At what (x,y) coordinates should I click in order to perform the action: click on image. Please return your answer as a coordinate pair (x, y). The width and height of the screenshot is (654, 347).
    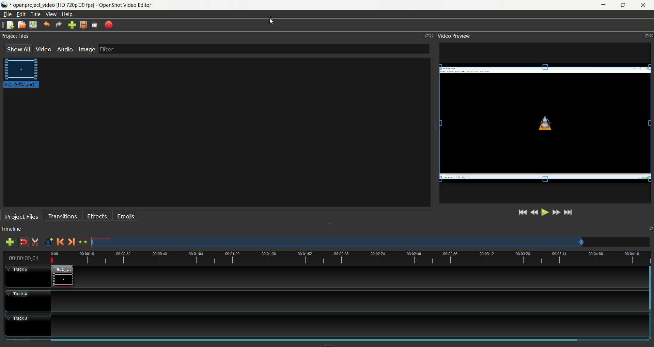
    Looking at the image, I should click on (87, 50).